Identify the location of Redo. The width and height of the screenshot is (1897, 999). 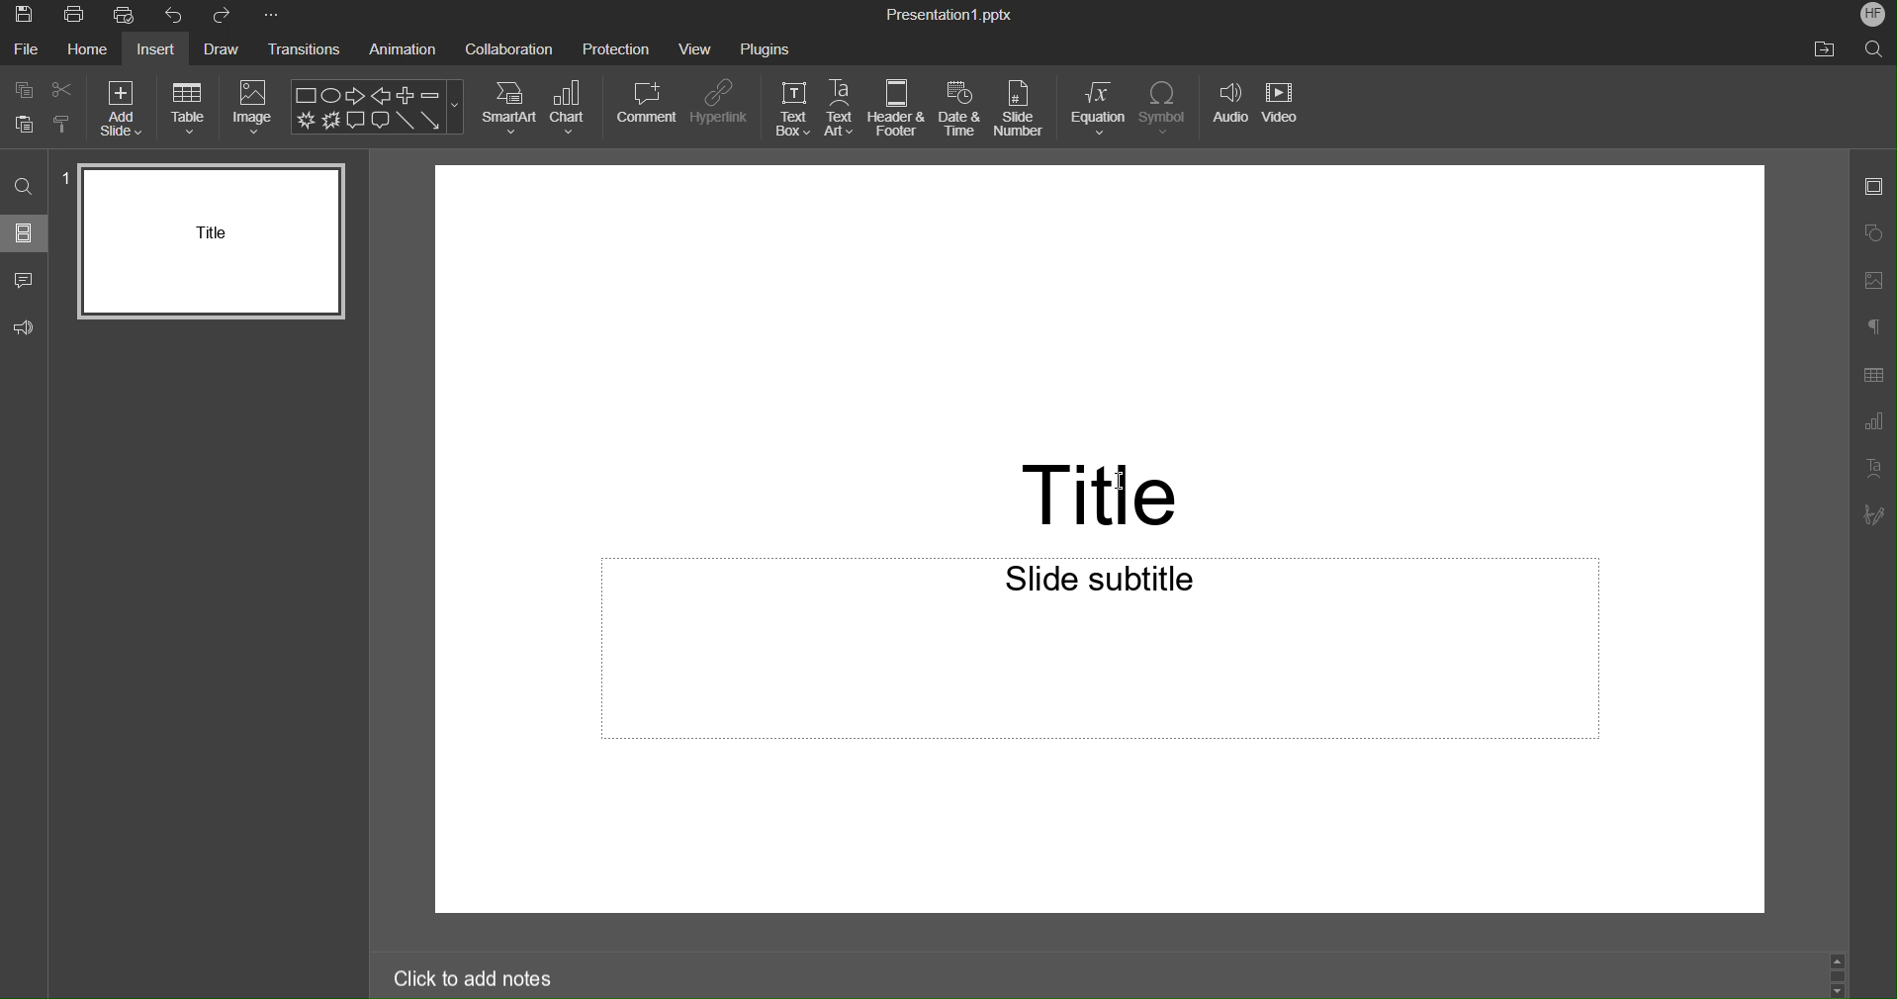
(226, 17).